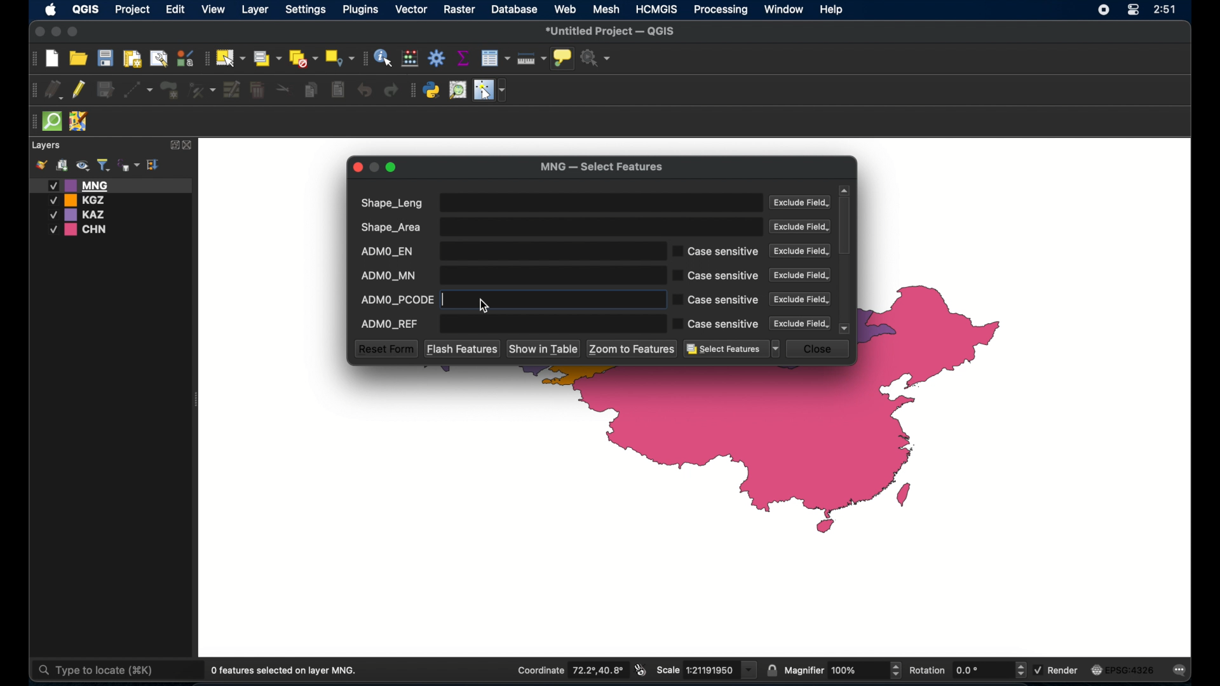  I want to click on processing, so click(721, 10).